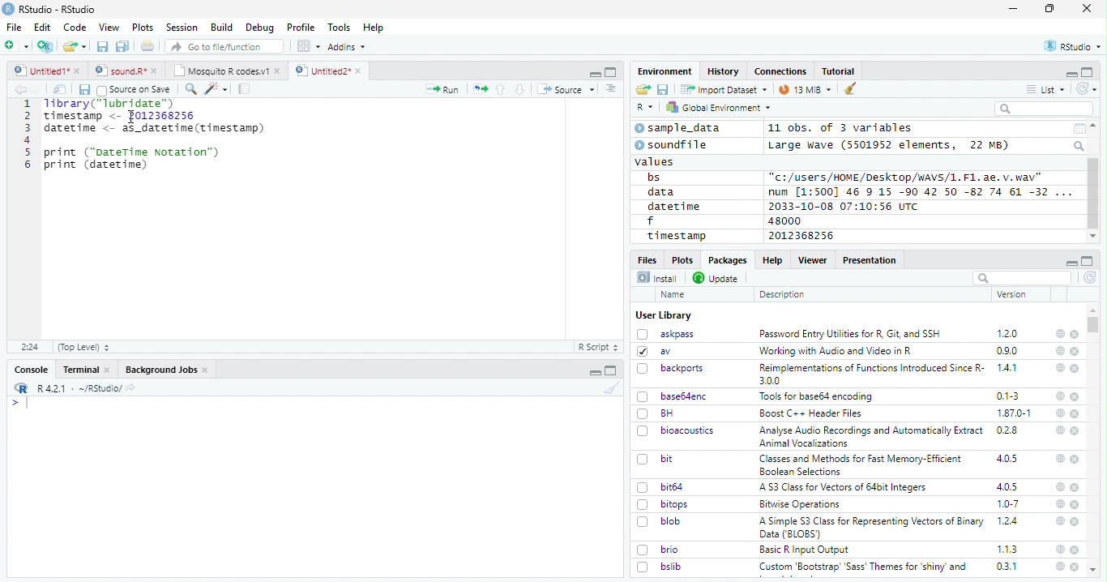 The image size is (1107, 582). Describe the element at coordinates (1094, 324) in the screenshot. I see `scroll bar` at that location.